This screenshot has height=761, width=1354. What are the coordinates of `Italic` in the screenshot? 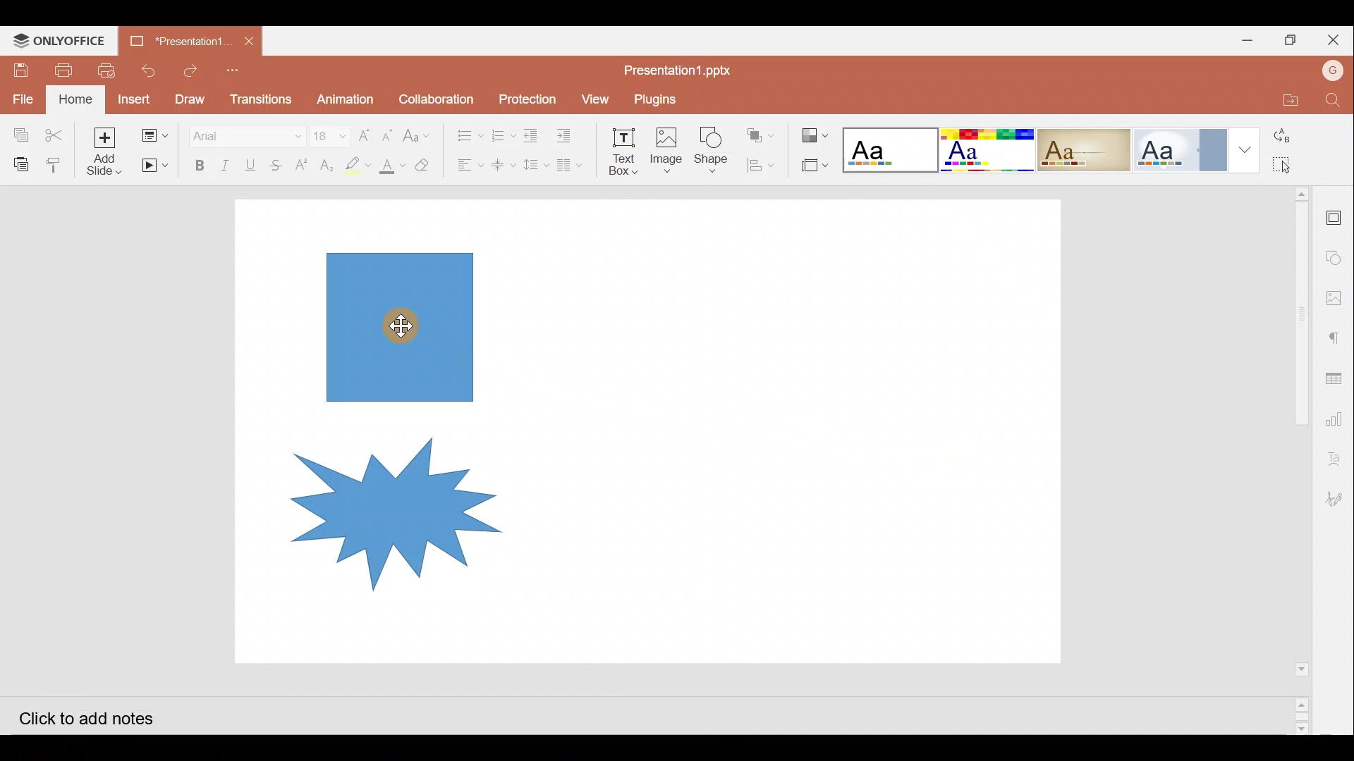 It's located at (225, 162).